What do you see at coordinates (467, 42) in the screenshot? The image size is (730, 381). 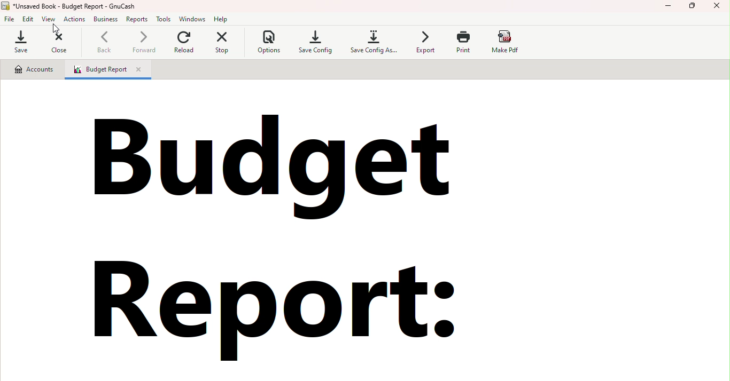 I see `Print` at bounding box center [467, 42].